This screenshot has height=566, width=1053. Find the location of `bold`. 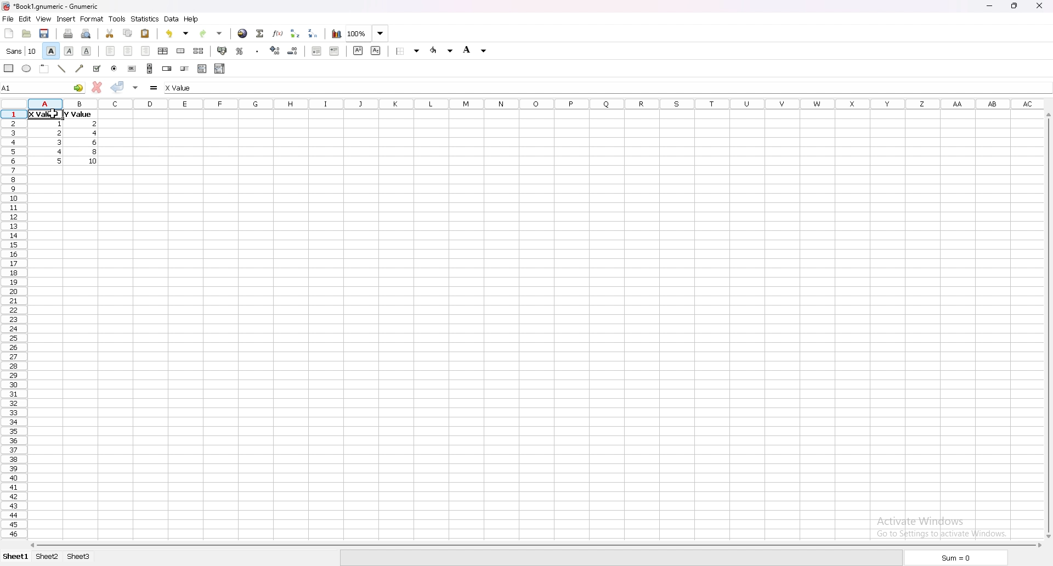

bold is located at coordinates (50, 51).